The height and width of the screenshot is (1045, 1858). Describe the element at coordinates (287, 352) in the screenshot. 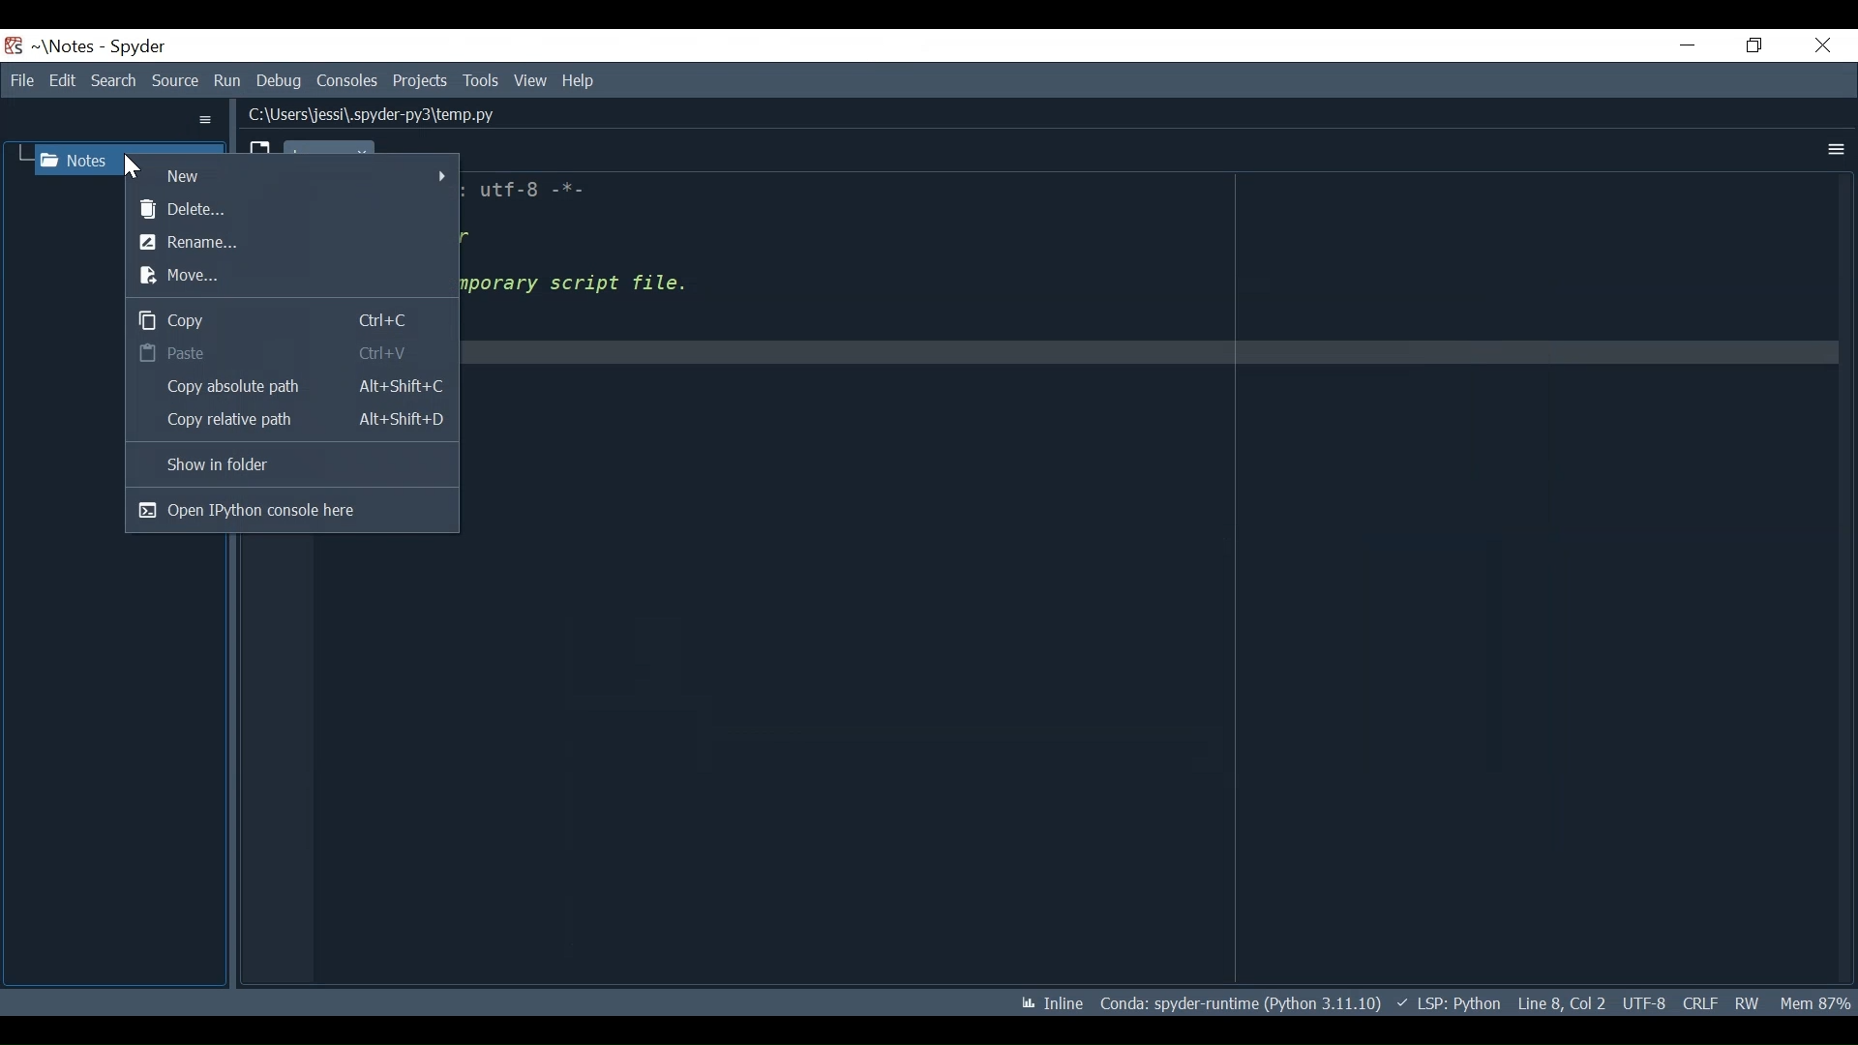

I see `Paste` at that location.